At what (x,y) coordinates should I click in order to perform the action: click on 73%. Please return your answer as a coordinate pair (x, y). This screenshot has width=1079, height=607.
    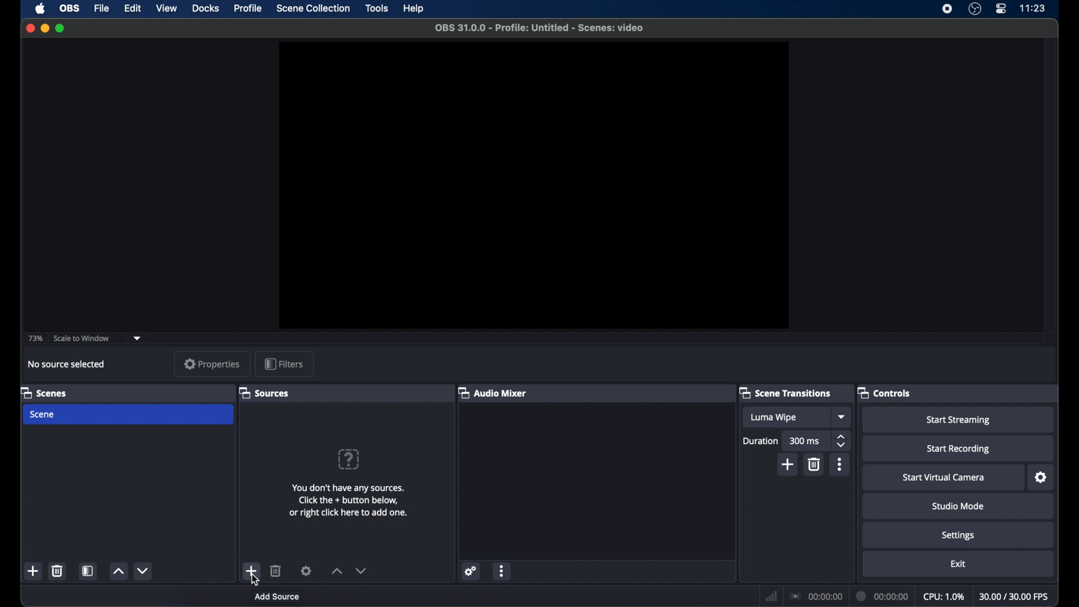
    Looking at the image, I should click on (35, 339).